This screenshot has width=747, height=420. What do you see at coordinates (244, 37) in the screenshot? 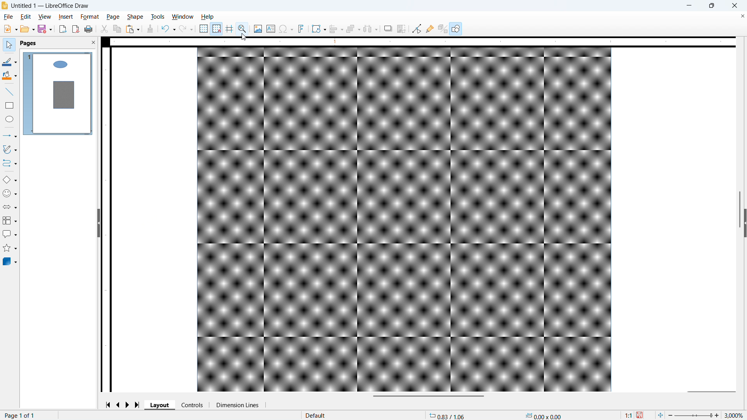
I see `Cursor ` at bounding box center [244, 37].